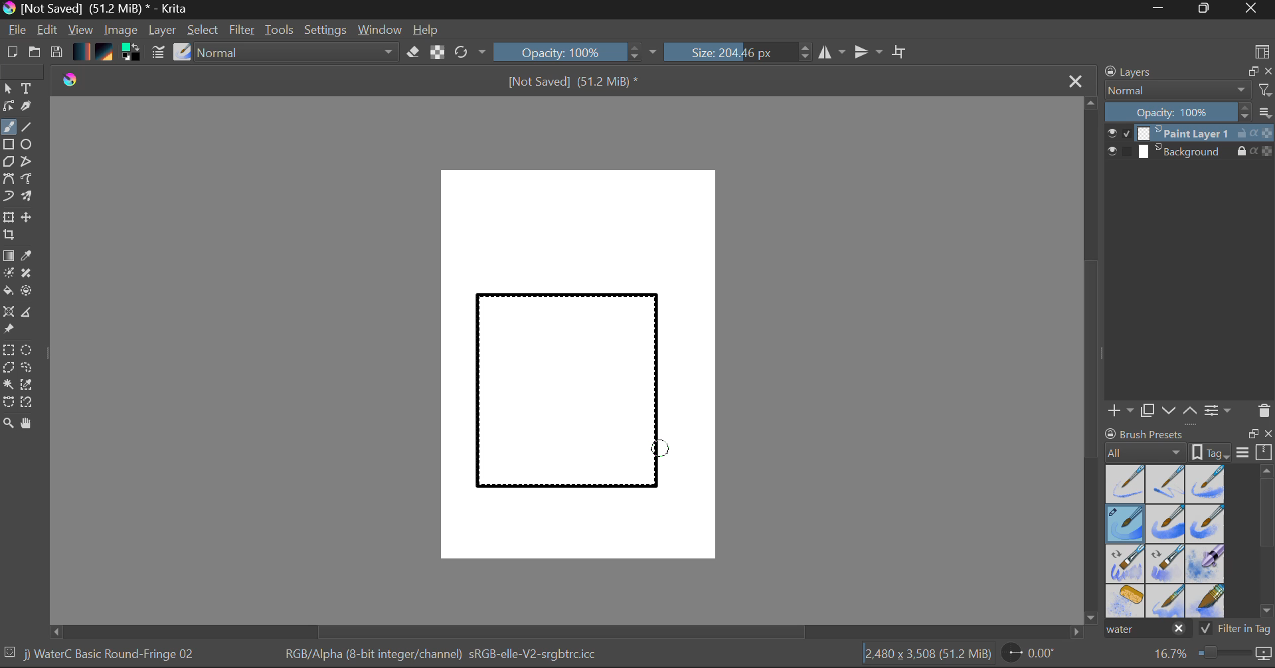 This screenshot has height=668, width=1275. Describe the element at coordinates (1036, 655) in the screenshot. I see `Page Rotation` at that location.